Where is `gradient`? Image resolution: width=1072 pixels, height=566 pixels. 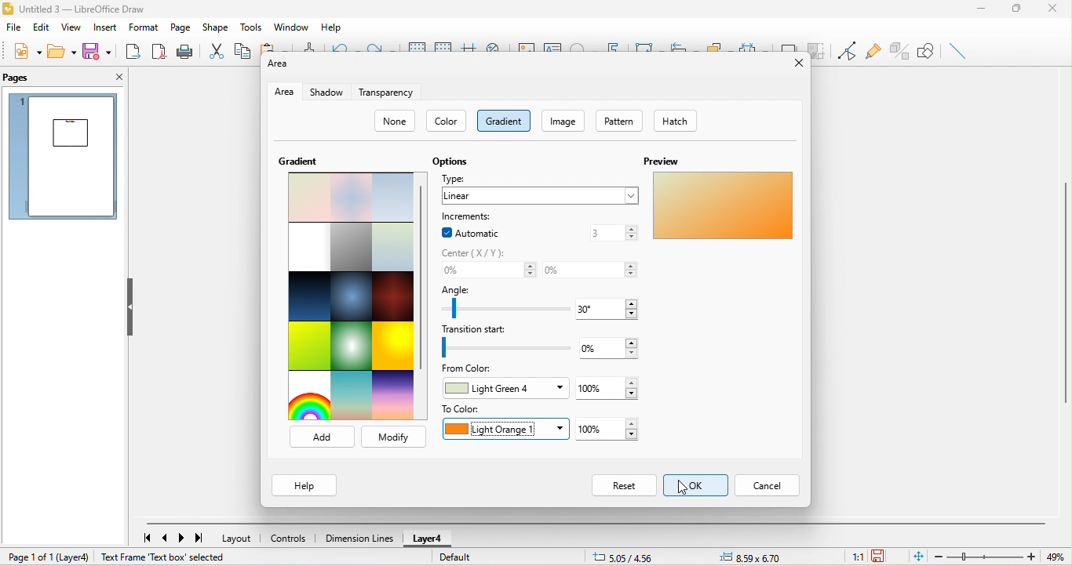
gradient is located at coordinates (504, 121).